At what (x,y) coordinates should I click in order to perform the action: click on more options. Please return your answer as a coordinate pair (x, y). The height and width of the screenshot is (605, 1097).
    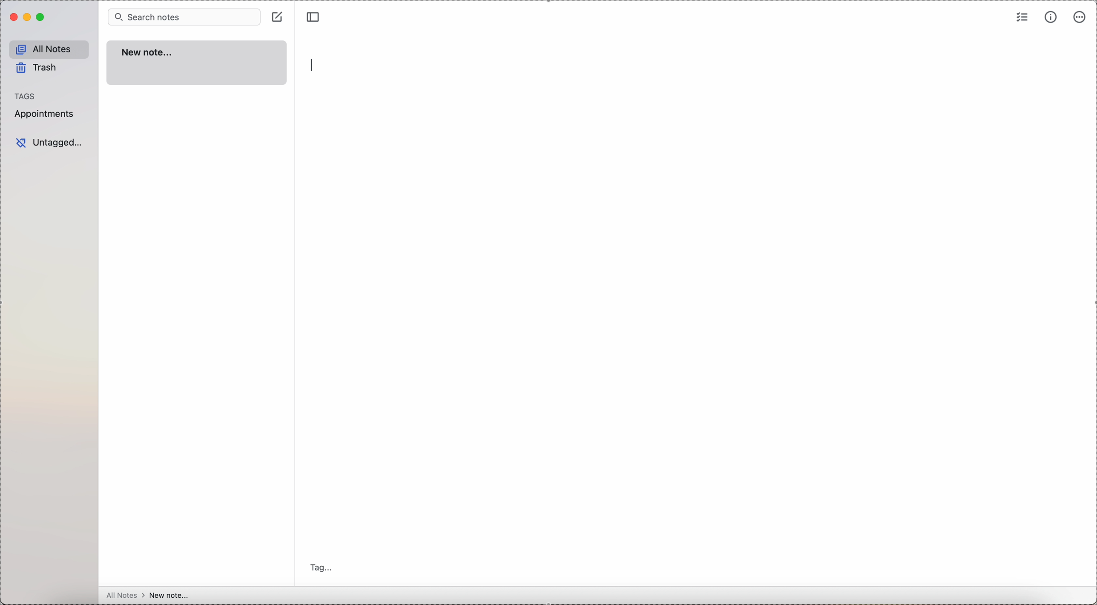
    Looking at the image, I should click on (1080, 17).